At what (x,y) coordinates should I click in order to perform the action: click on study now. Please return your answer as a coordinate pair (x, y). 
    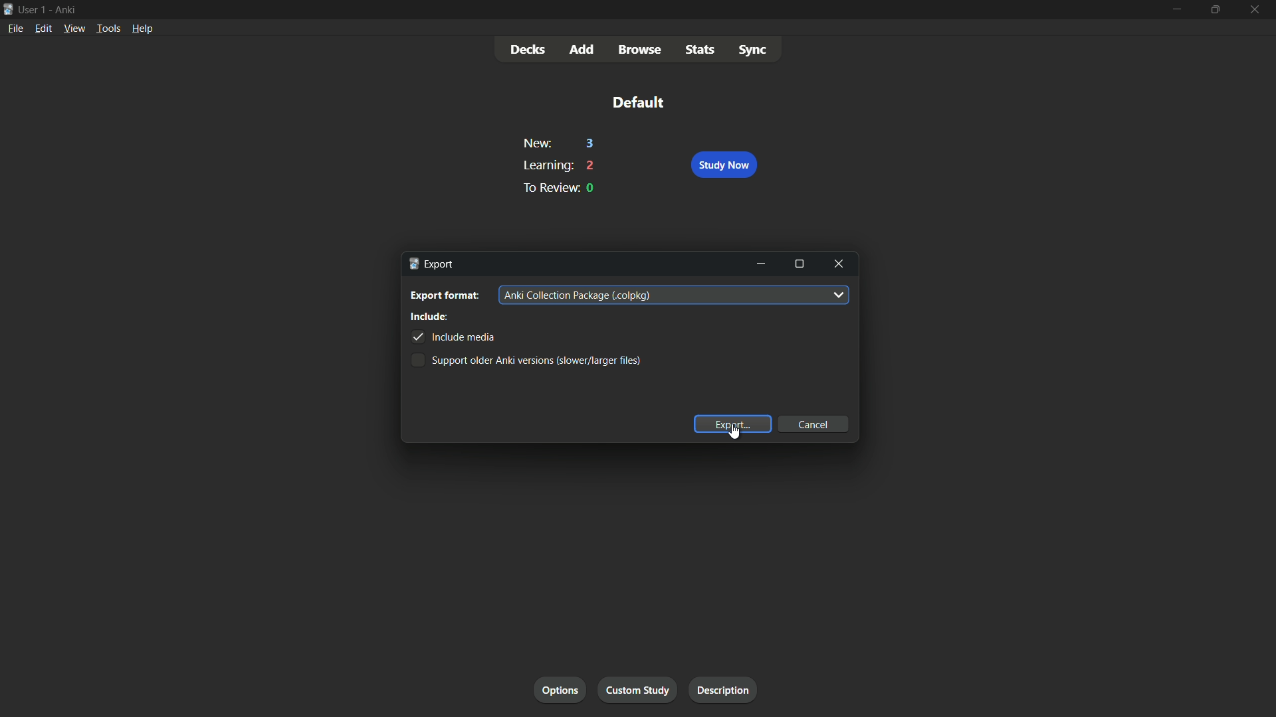
    Looking at the image, I should click on (723, 165).